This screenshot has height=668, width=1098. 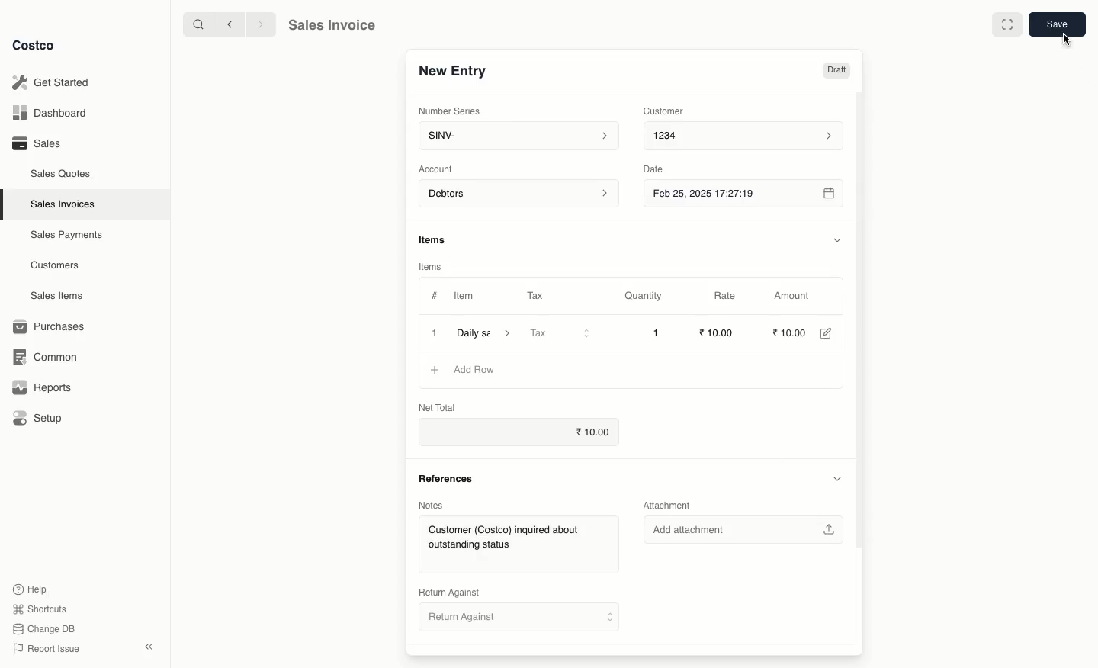 What do you see at coordinates (53, 265) in the screenshot?
I see `Customers` at bounding box center [53, 265].